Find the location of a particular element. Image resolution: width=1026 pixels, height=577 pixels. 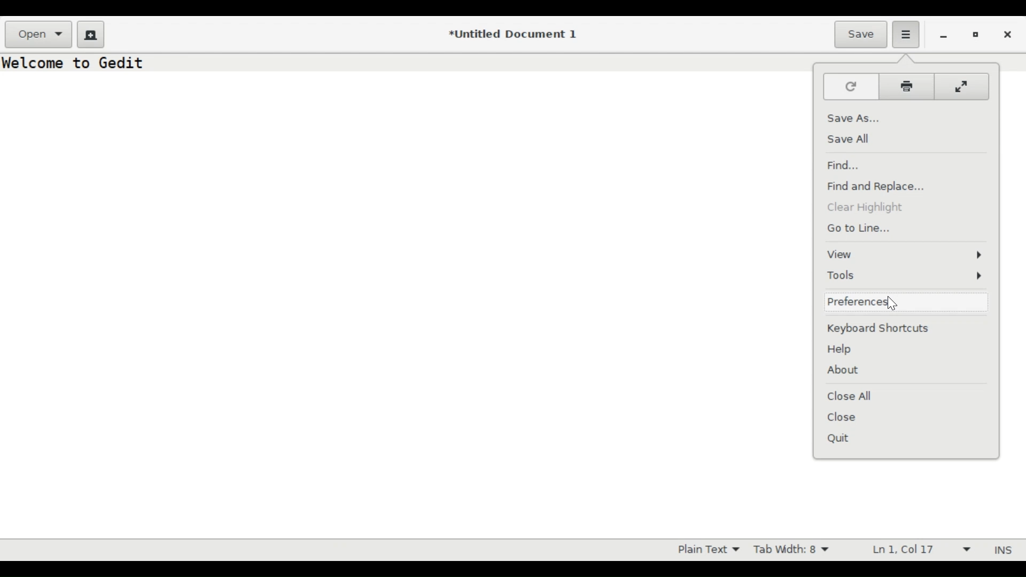

INS is located at coordinates (1002, 548).